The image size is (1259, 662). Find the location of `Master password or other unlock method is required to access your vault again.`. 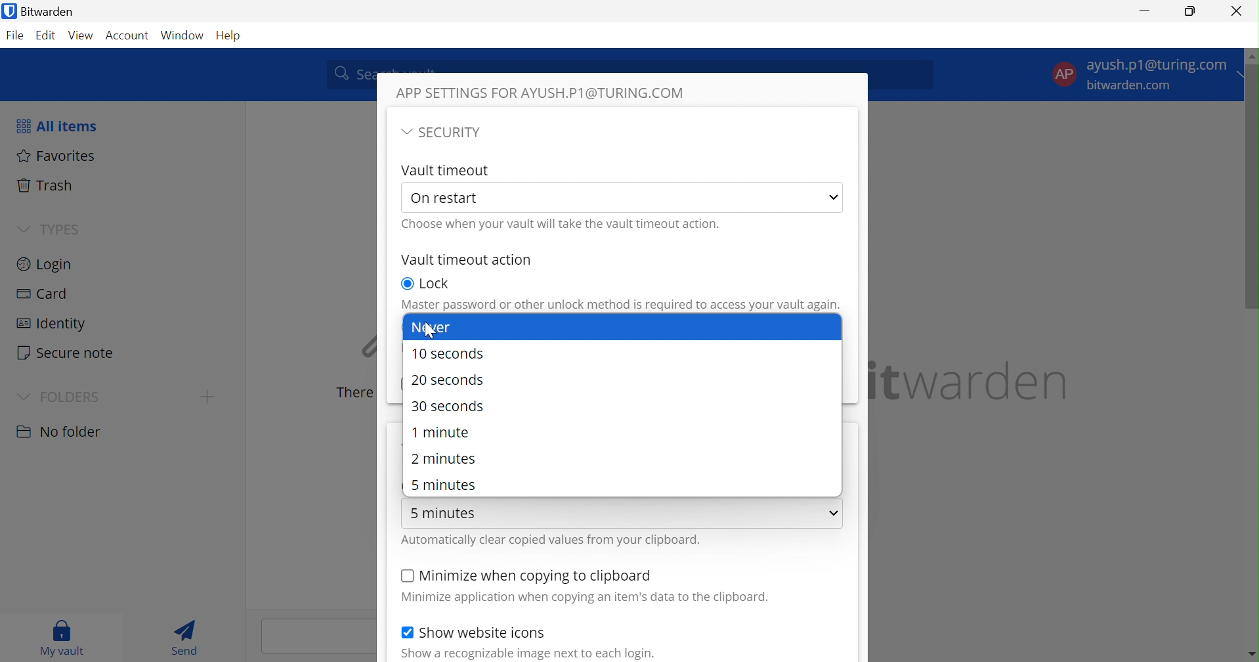

Master password or other unlock method is required to access your vault again. is located at coordinates (620, 305).